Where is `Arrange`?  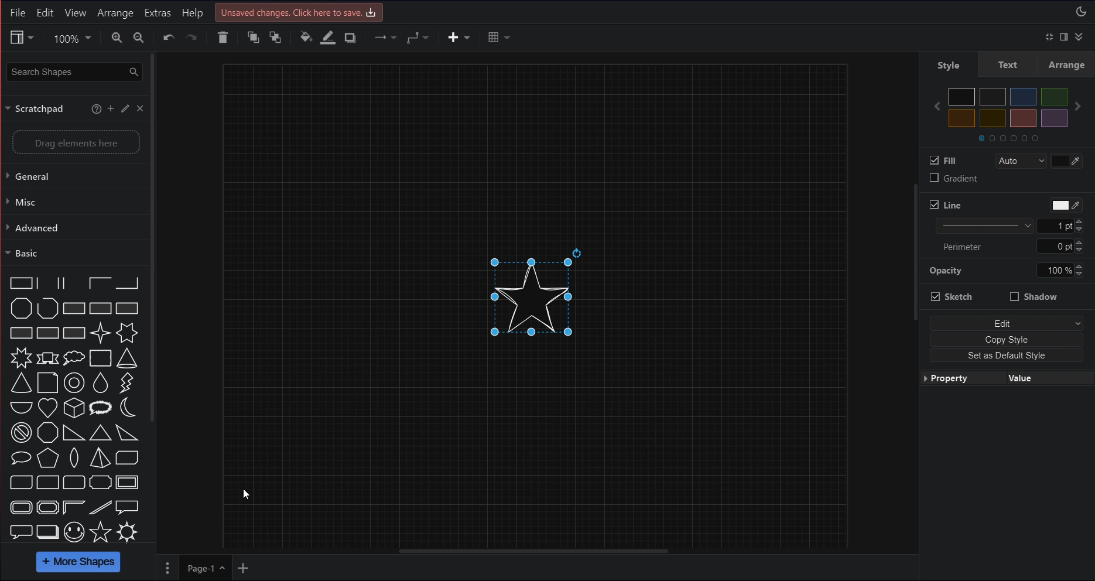
Arrange is located at coordinates (117, 13).